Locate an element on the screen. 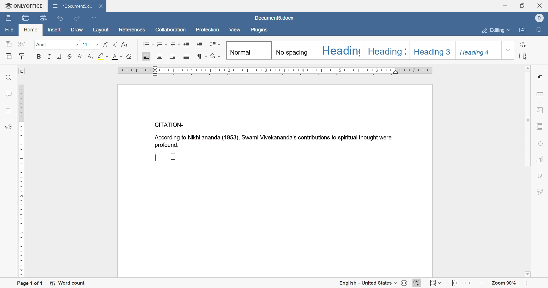 Image resolution: width=548 pixels, height=288 pixels. redo is located at coordinates (78, 19).